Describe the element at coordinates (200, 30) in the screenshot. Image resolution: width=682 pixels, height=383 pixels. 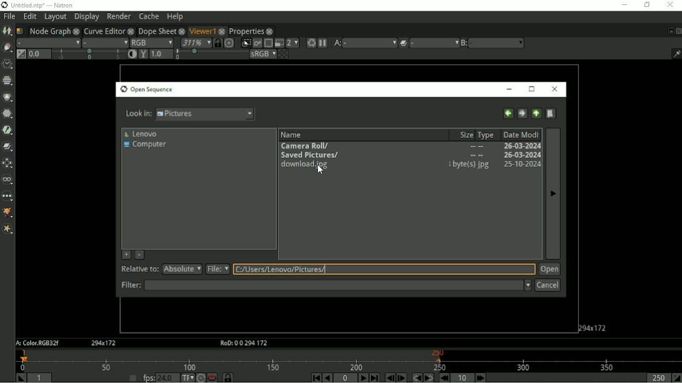
I see `Viewer` at that location.